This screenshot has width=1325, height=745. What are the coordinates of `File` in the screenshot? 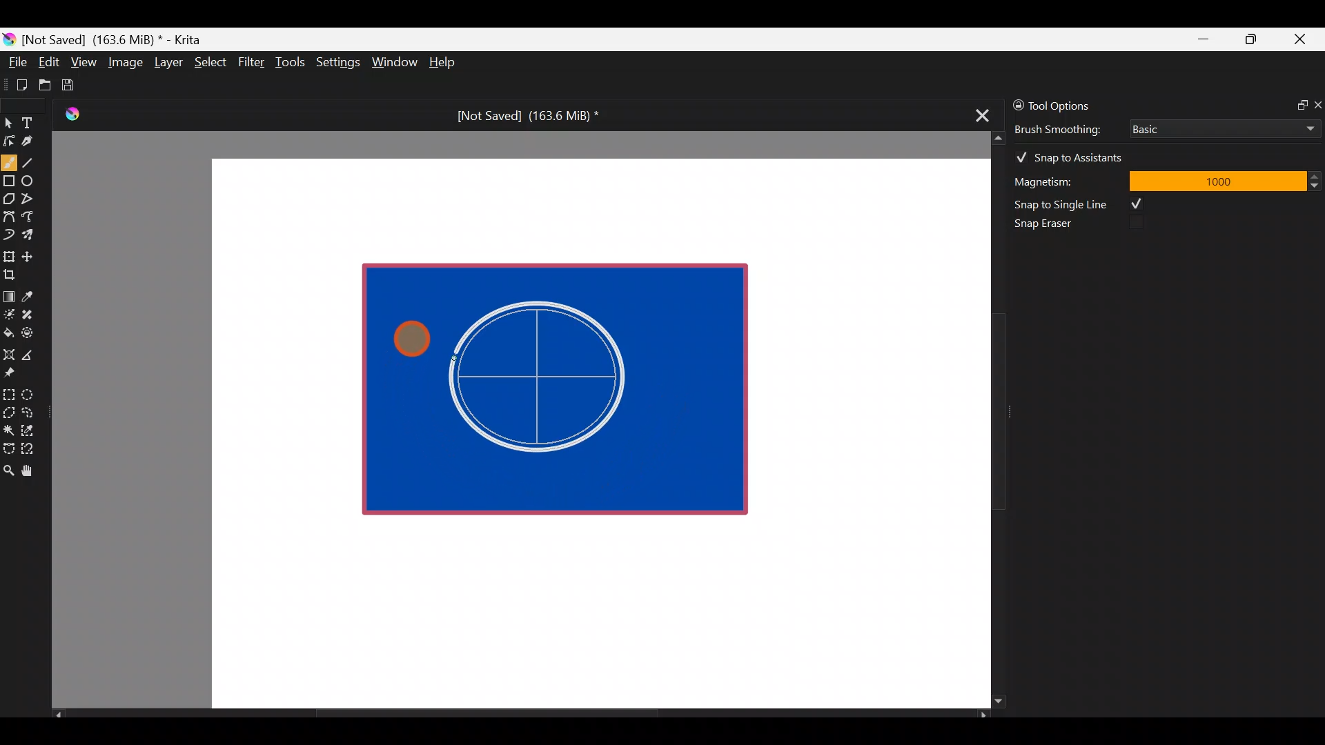 It's located at (14, 65).